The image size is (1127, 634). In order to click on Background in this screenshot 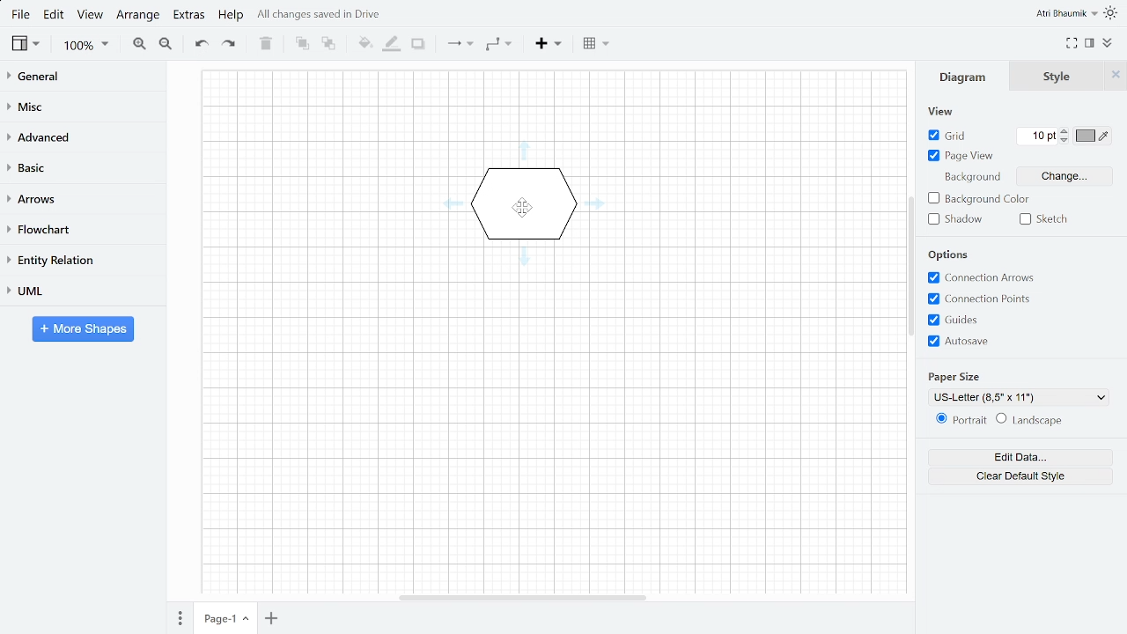, I will do `click(972, 177)`.